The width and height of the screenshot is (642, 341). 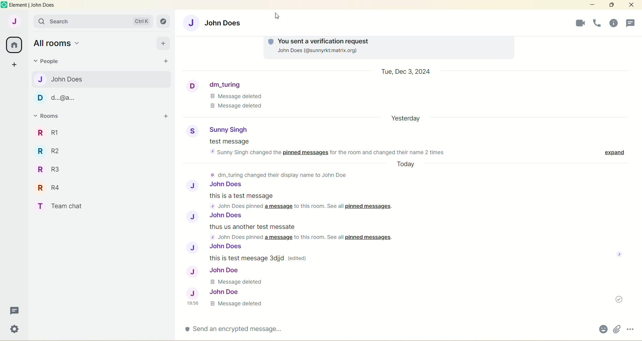 I want to click on R R4, so click(x=49, y=188).